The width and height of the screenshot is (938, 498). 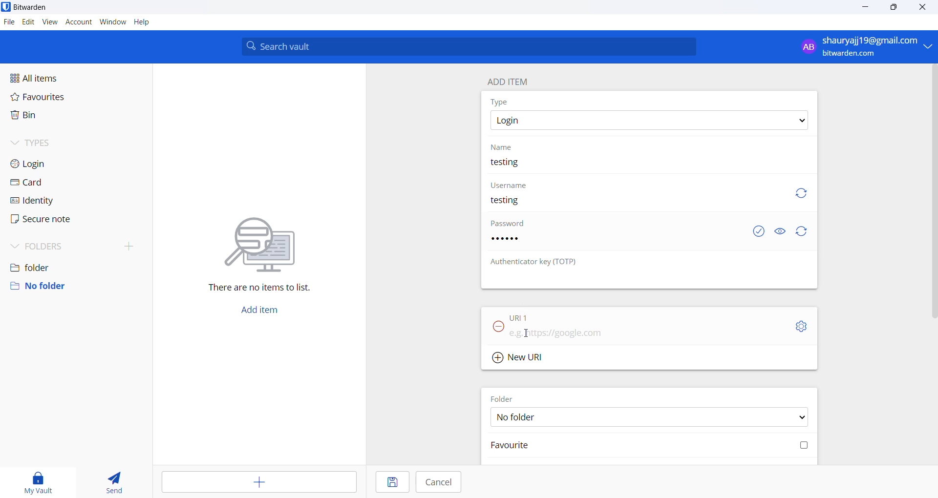 What do you see at coordinates (526, 333) in the screenshot?
I see `cursor` at bounding box center [526, 333].